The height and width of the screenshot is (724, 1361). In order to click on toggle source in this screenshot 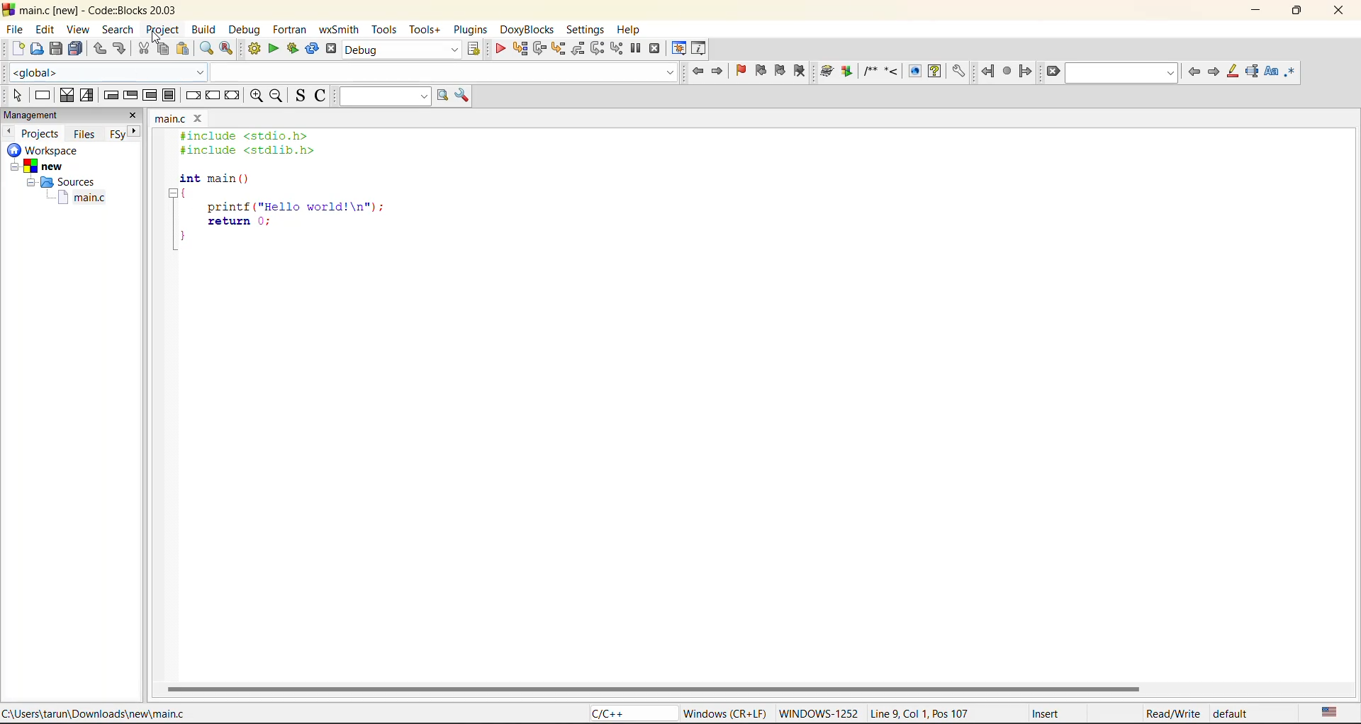, I will do `click(301, 96)`.